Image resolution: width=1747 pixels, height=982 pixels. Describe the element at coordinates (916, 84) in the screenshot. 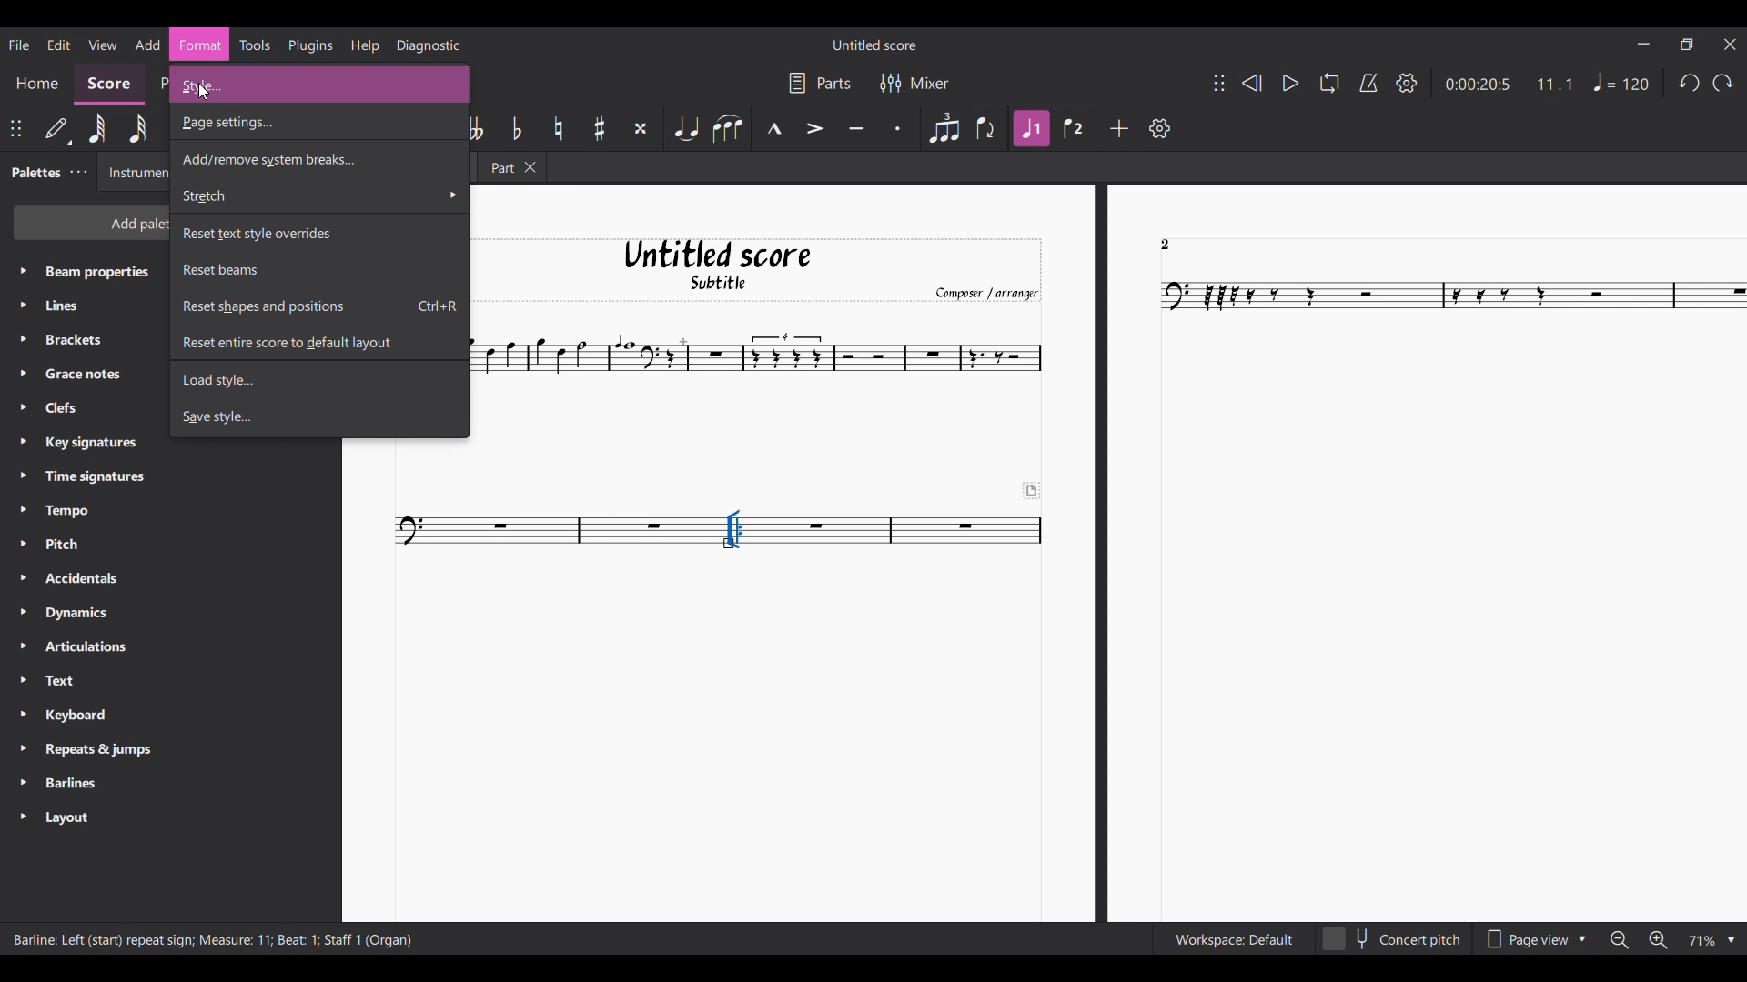

I see `Mixer settings` at that location.